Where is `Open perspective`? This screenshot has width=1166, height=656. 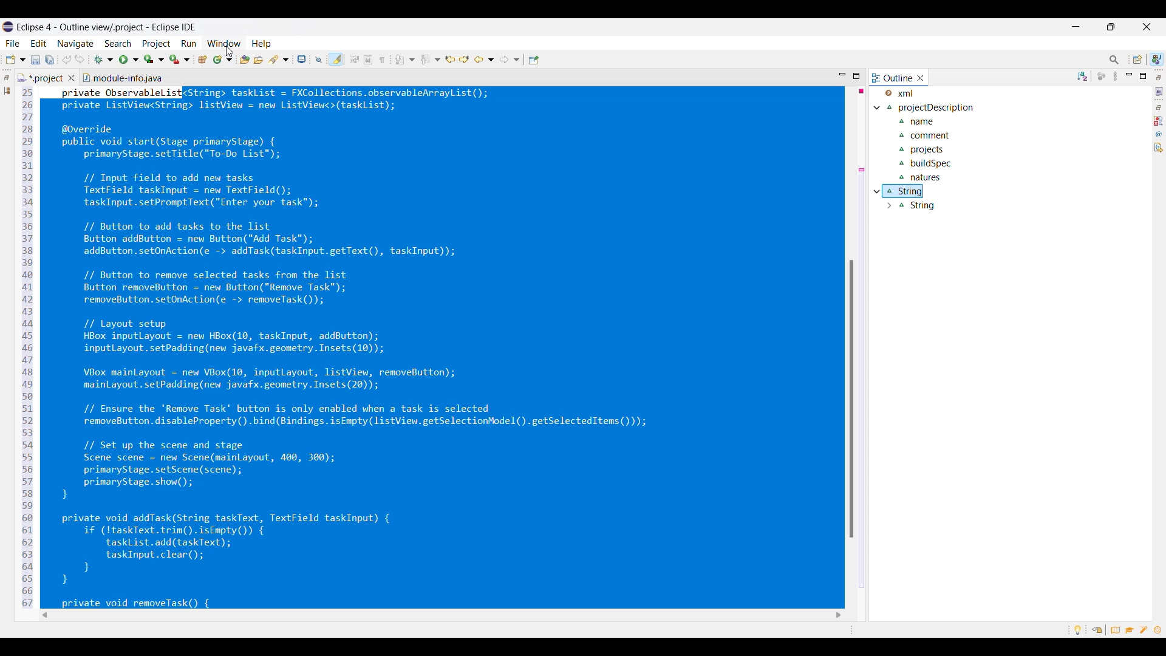
Open perspective is located at coordinates (1138, 60).